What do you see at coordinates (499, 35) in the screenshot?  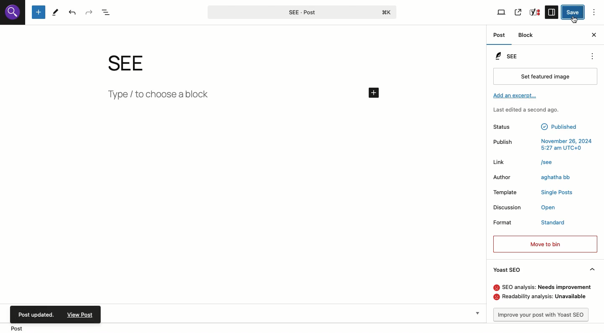 I see `Post` at bounding box center [499, 35].